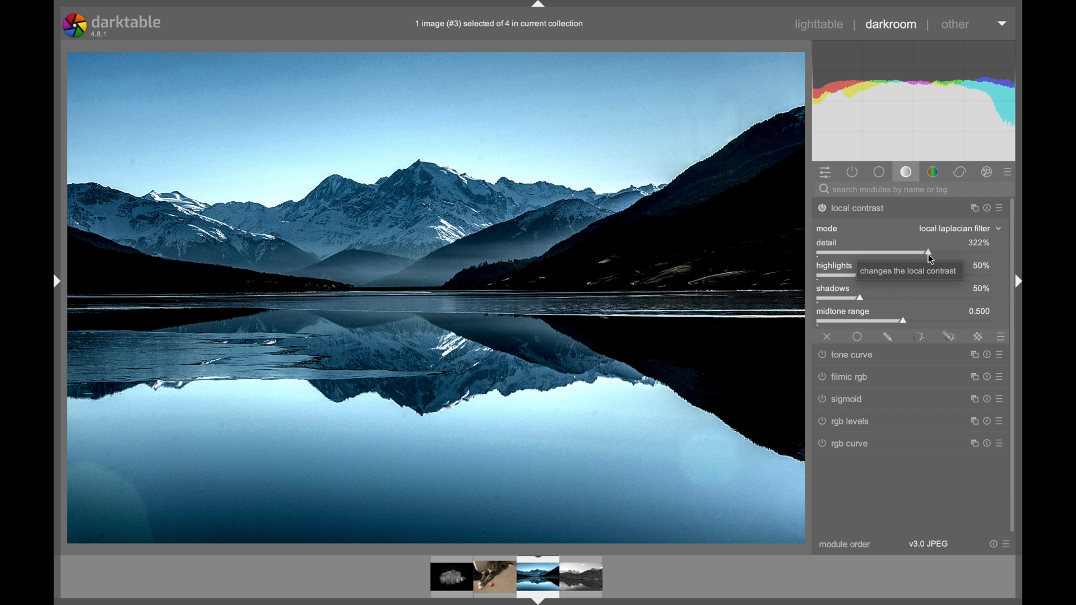 The image size is (1076, 605). What do you see at coordinates (986, 172) in the screenshot?
I see `effect` at bounding box center [986, 172].